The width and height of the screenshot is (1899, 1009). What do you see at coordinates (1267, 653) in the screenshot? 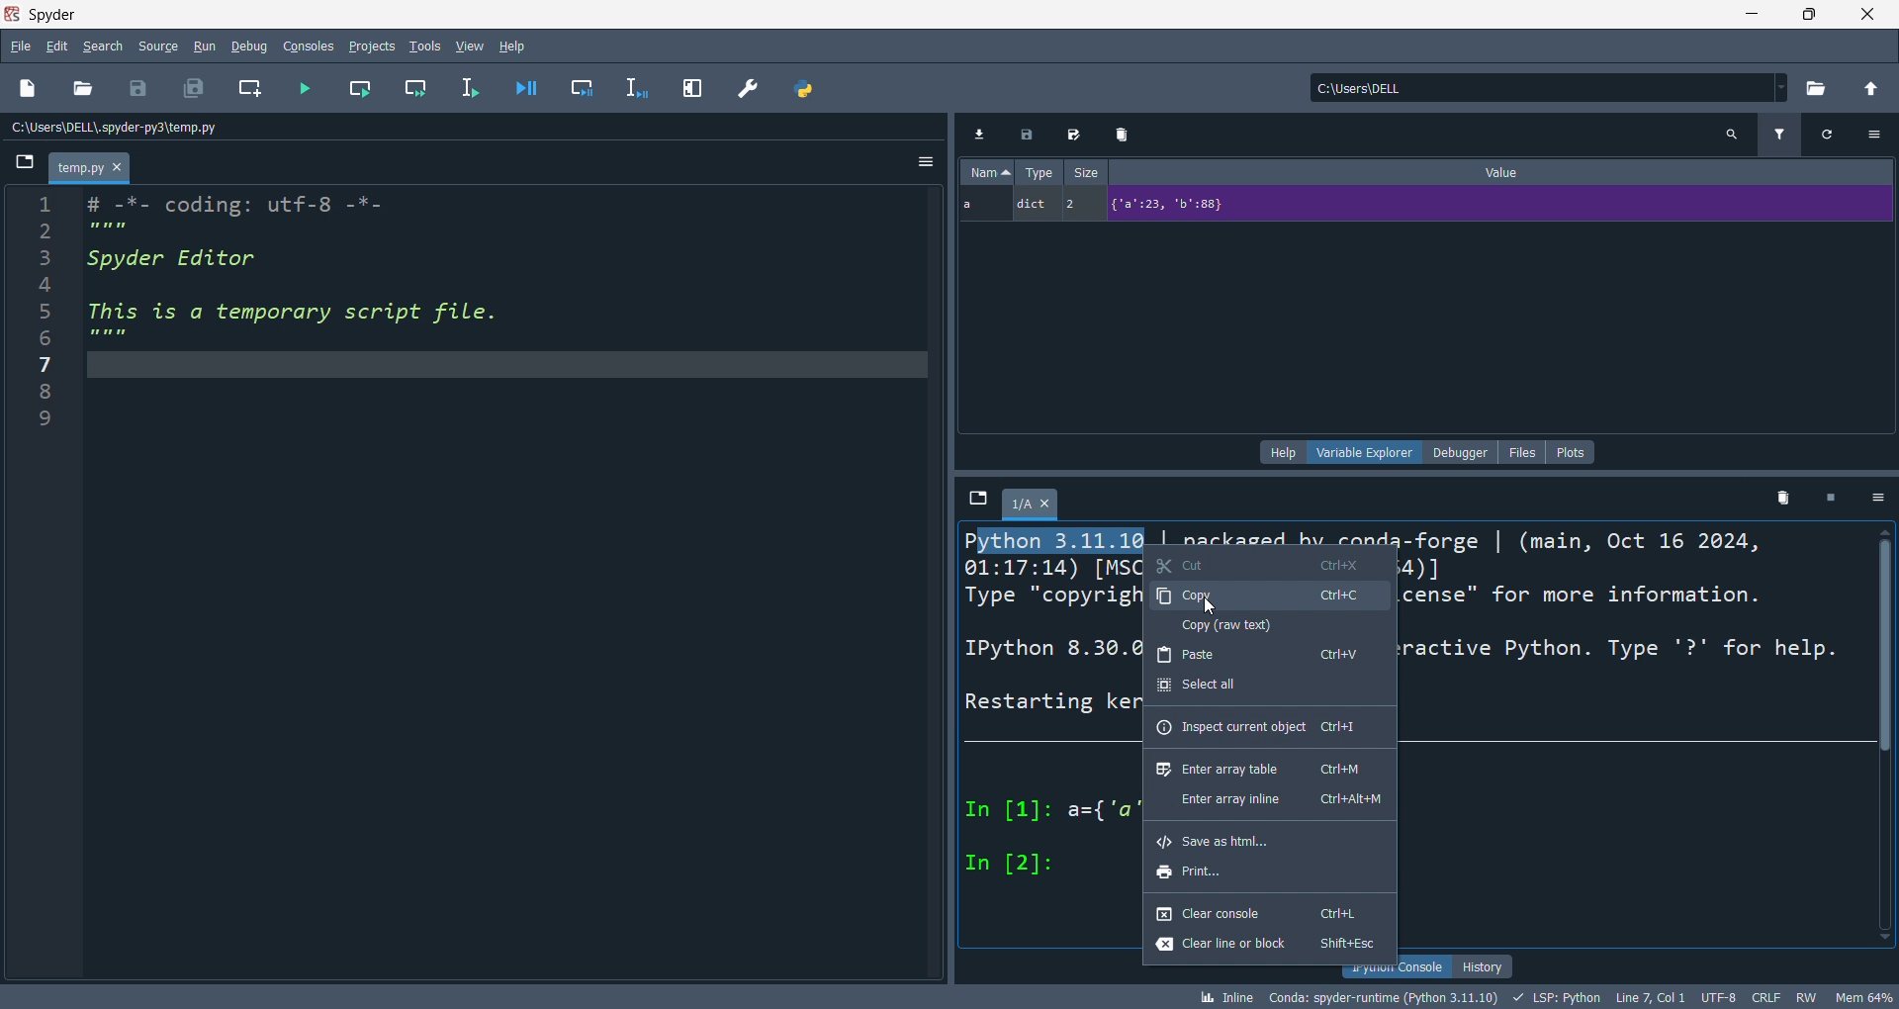
I see `paste` at bounding box center [1267, 653].